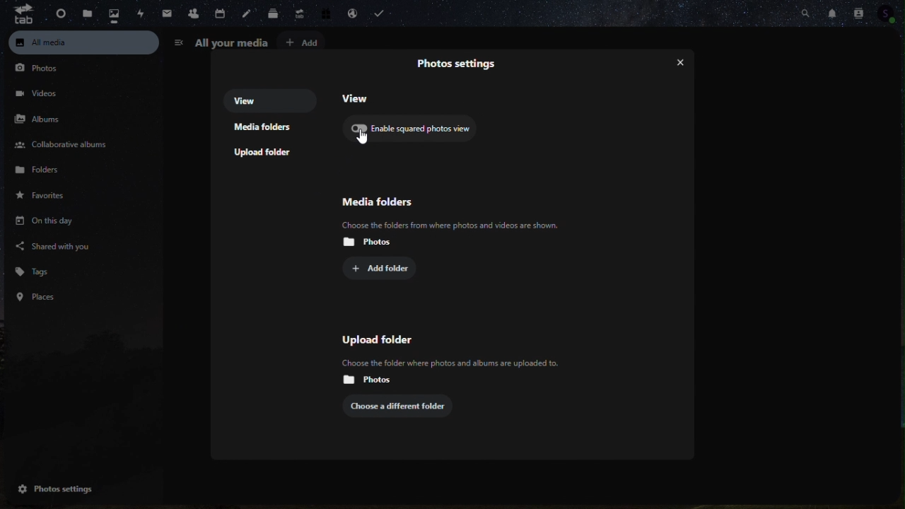 The height and width of the screenshot is (509, 905). Describe the element at coordinates (139, 12) in the screenshot. I see `activity` at that location.